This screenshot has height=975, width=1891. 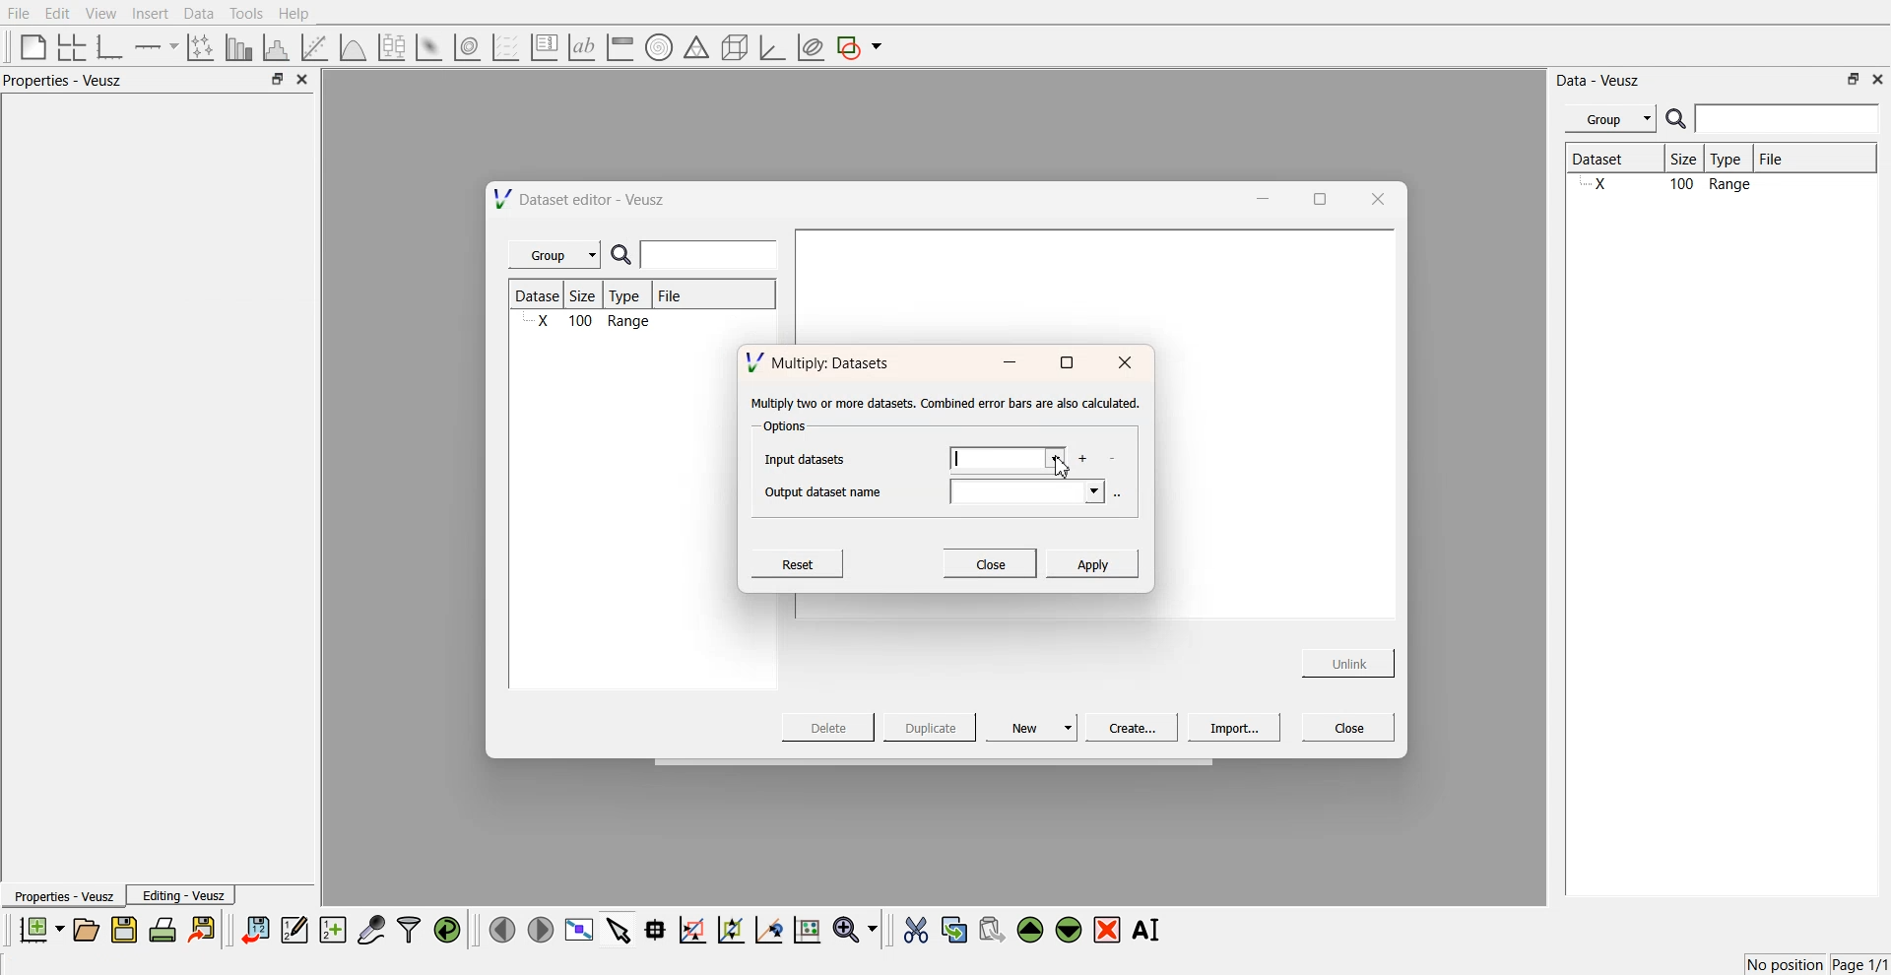 What do you see at coordinates (1067, 472) in the screenshot?
I see `cursor` at bounding box center [1067, 472].